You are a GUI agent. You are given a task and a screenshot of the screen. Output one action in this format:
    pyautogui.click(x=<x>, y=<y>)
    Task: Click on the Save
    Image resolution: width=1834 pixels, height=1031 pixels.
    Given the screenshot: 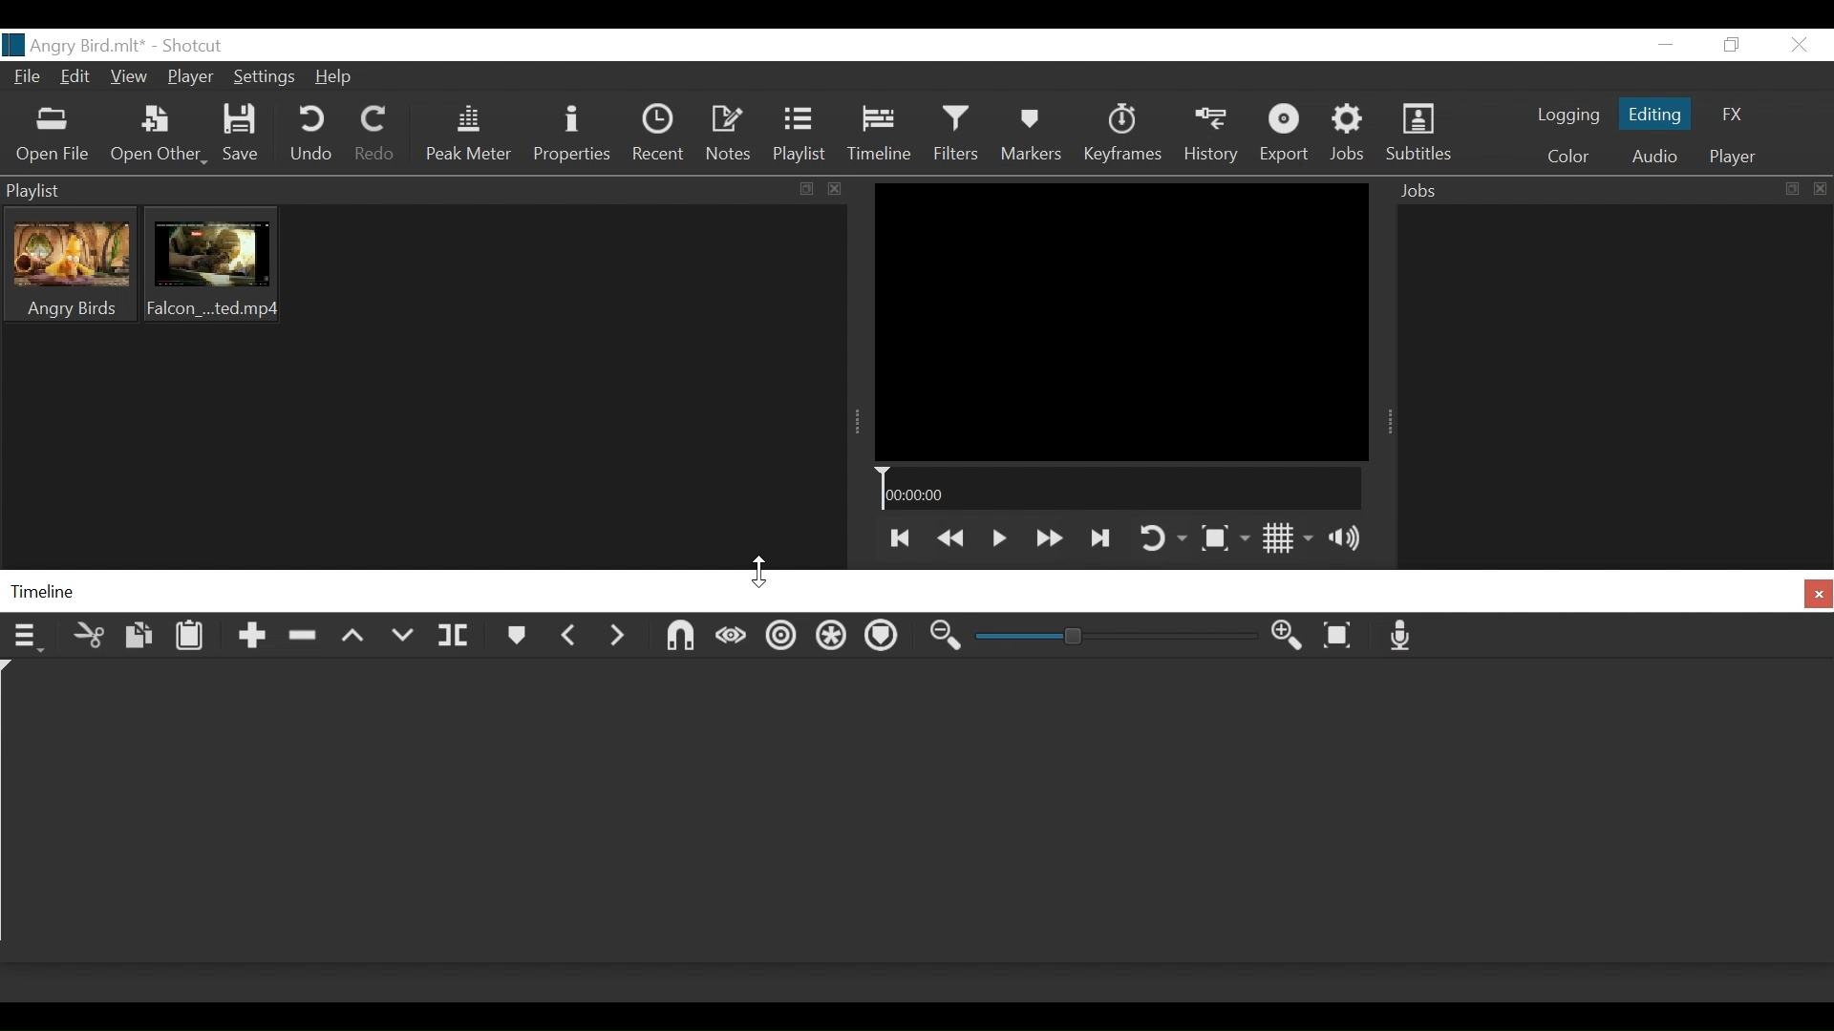 What is the action you would take?
    pyautogui.click(x=245, y=134)
    